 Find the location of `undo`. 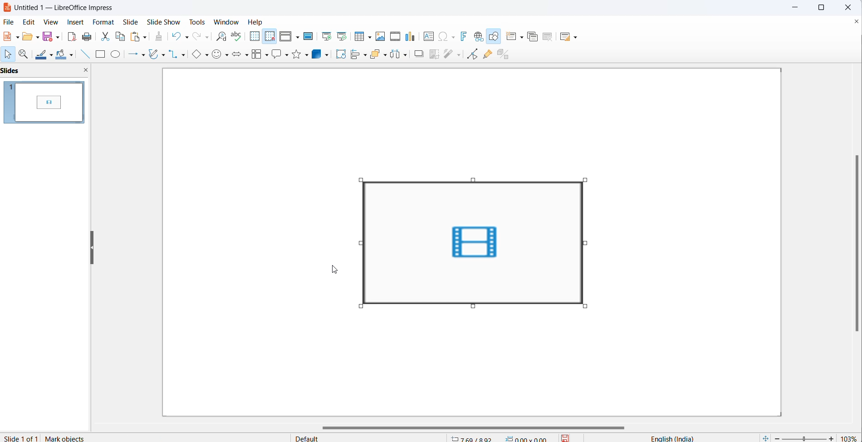

undo is located at coordinates (175, 36).